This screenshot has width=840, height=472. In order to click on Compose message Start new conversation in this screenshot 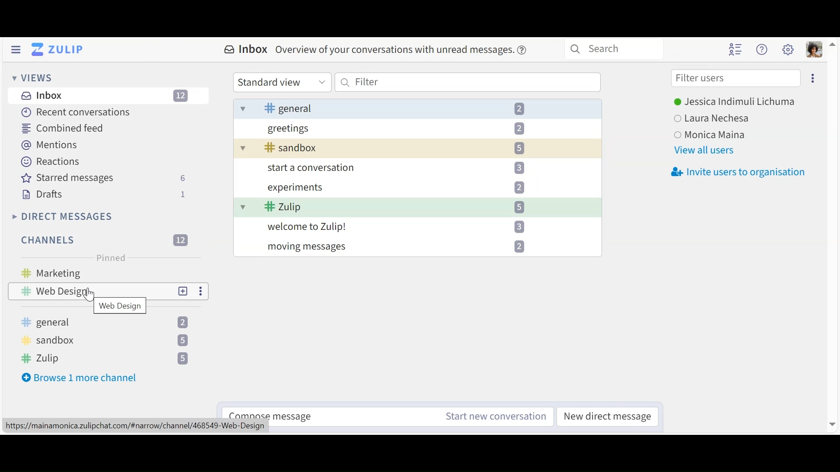, I will do `click(413, 416)`.